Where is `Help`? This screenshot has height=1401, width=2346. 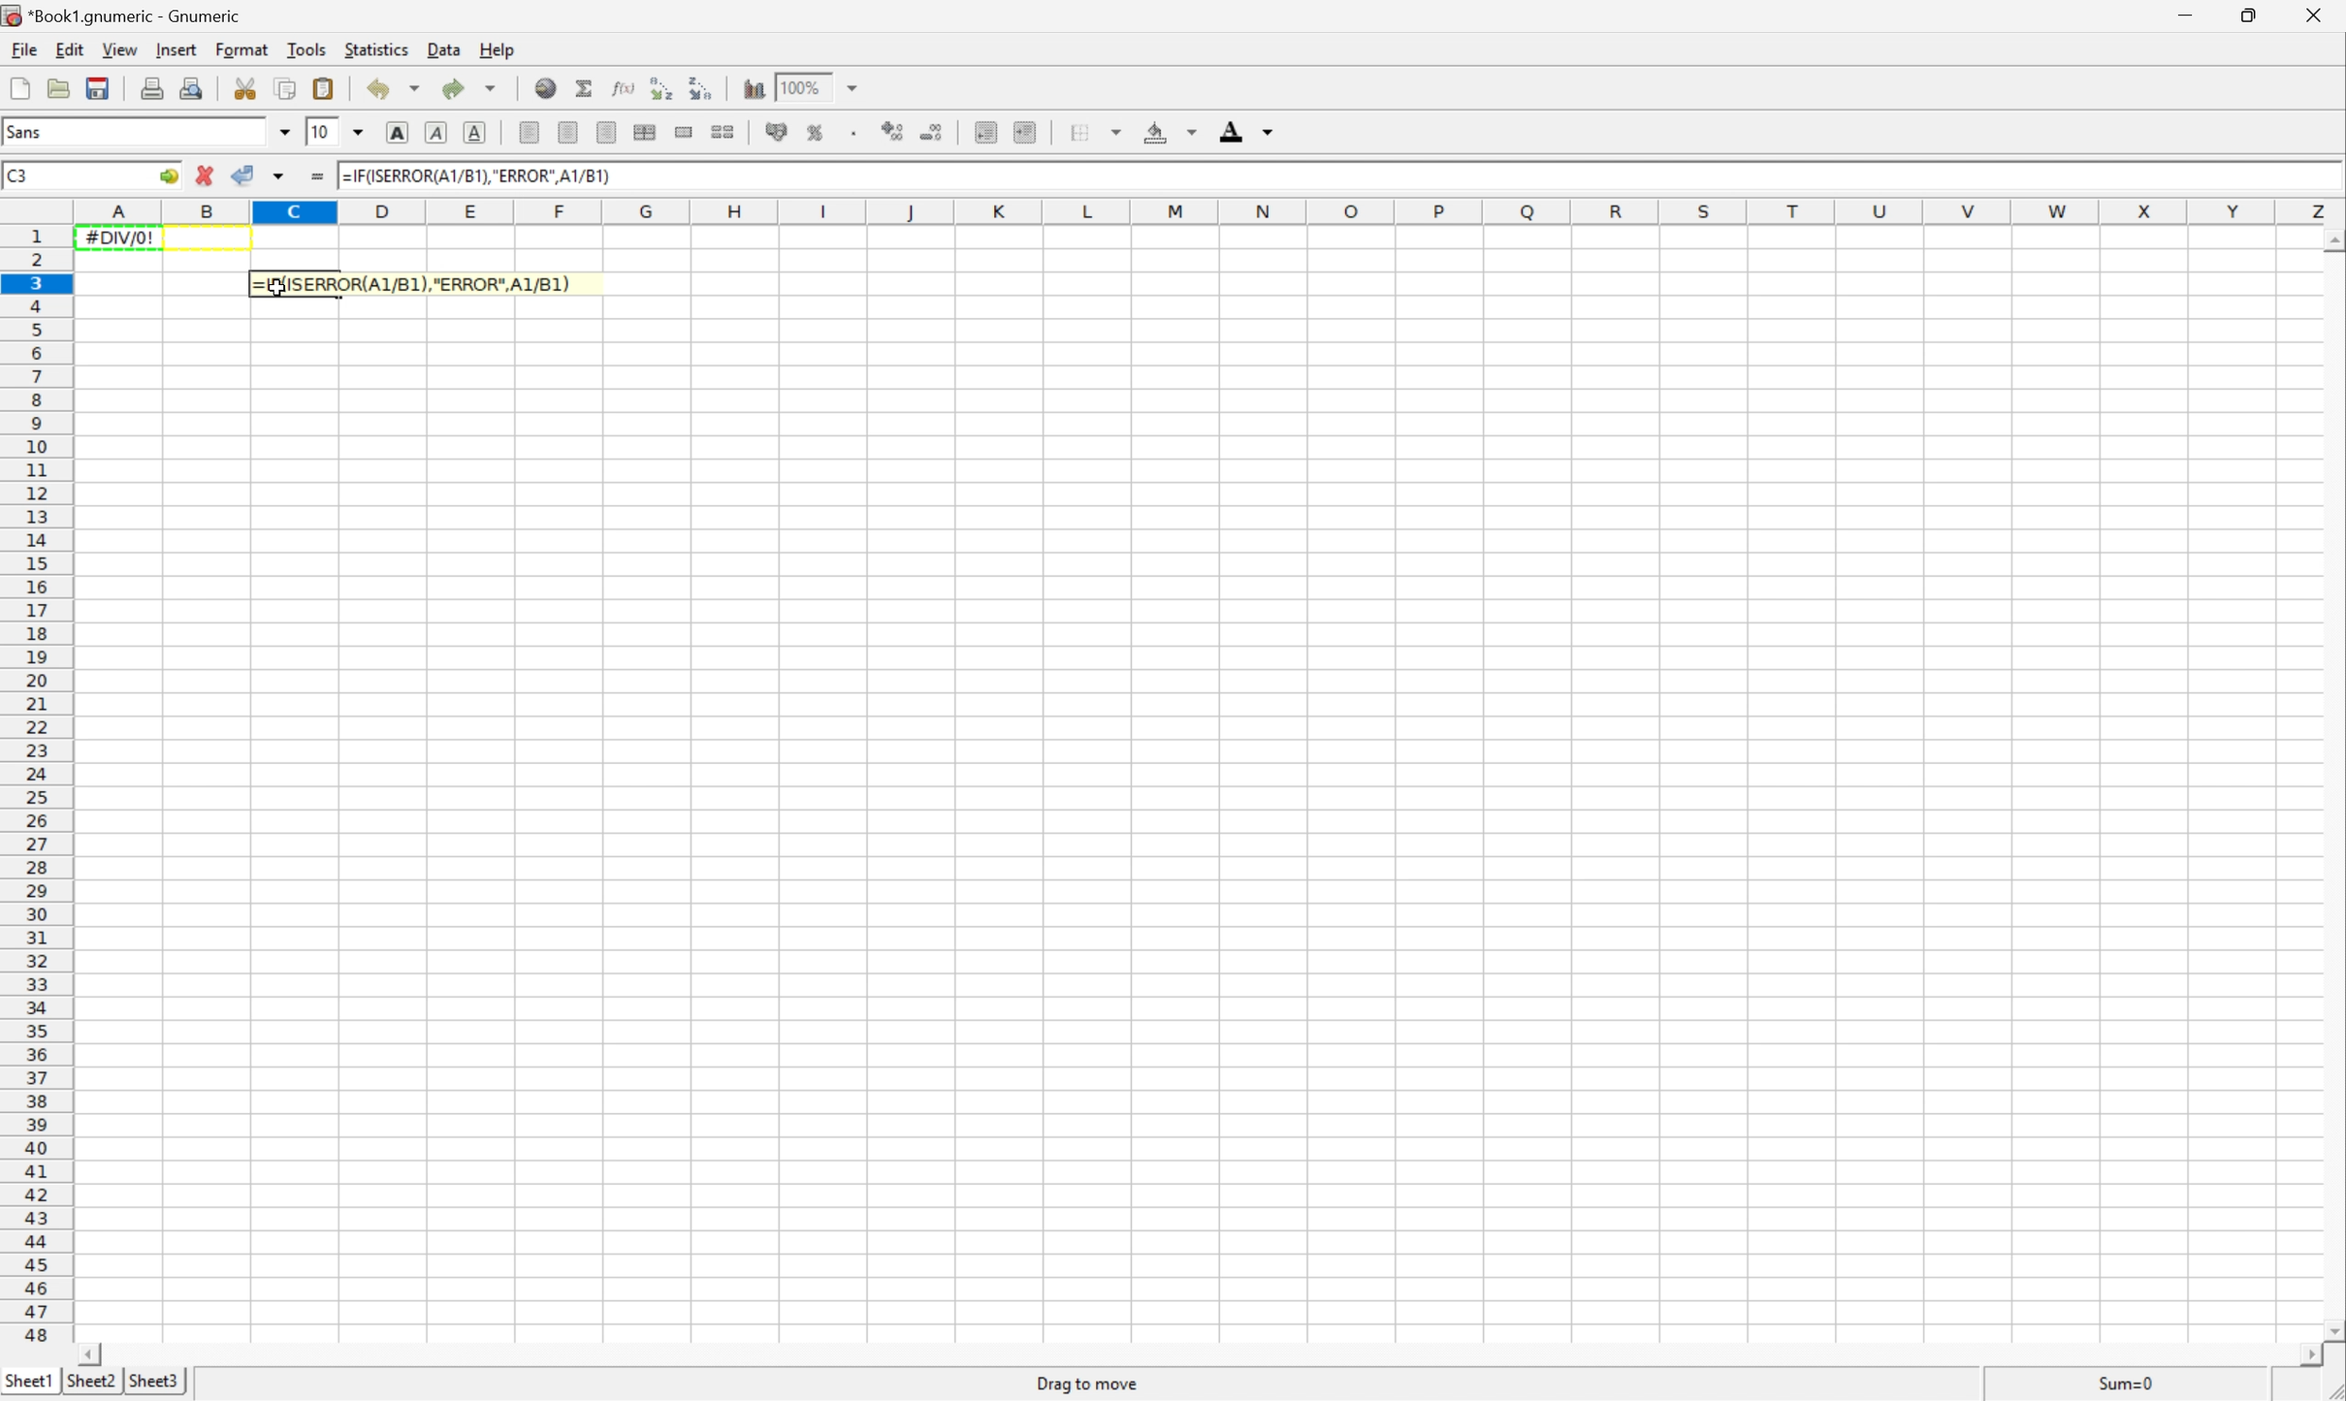
Help is located at coordinates (496, 49).